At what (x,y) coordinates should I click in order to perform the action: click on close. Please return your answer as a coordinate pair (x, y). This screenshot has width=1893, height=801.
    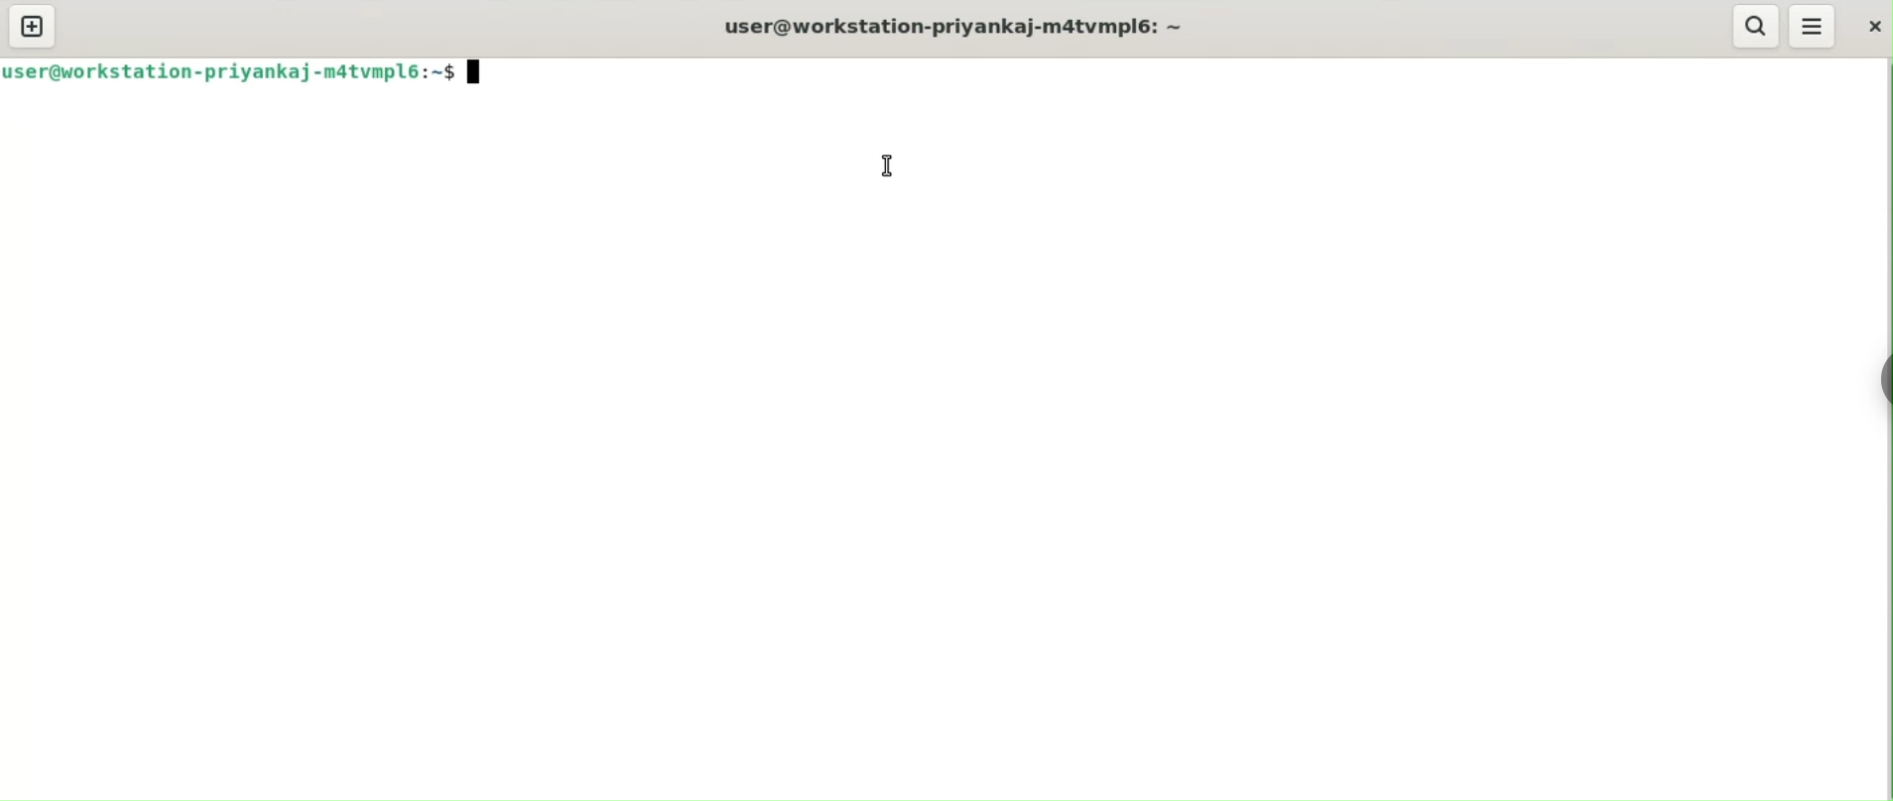
    Looking at the image, I should click on (1876, 29).